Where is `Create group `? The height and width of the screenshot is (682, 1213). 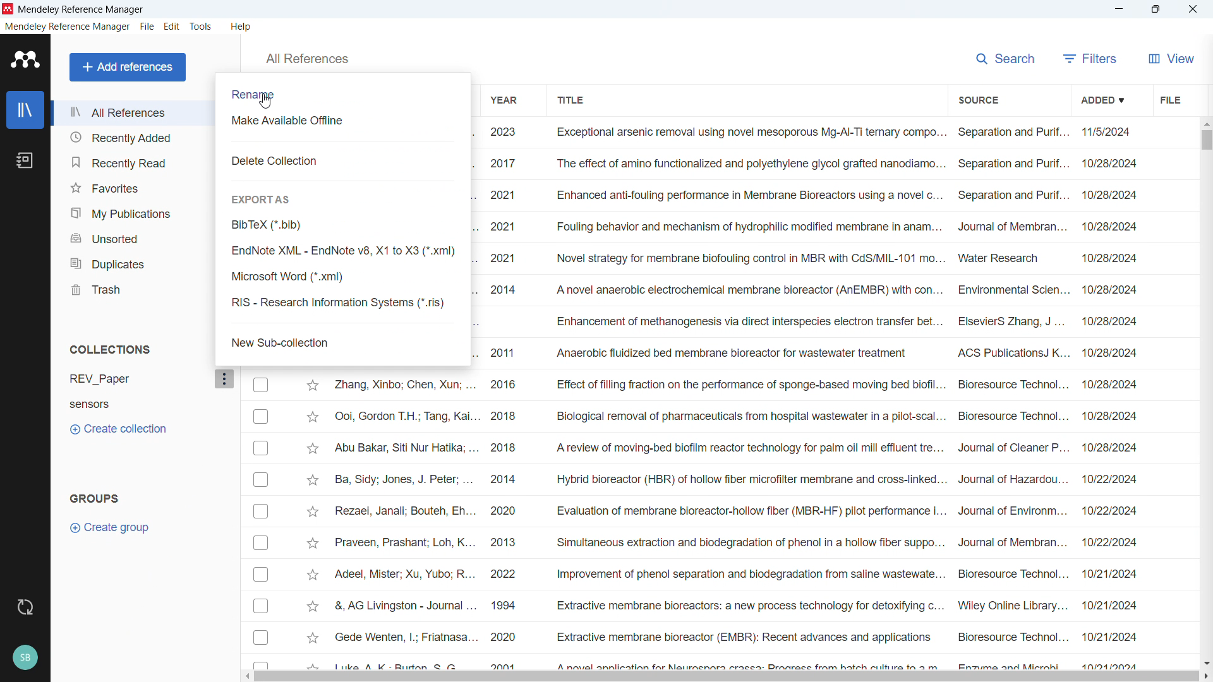 Create group  is located at coordinates (112, 527).